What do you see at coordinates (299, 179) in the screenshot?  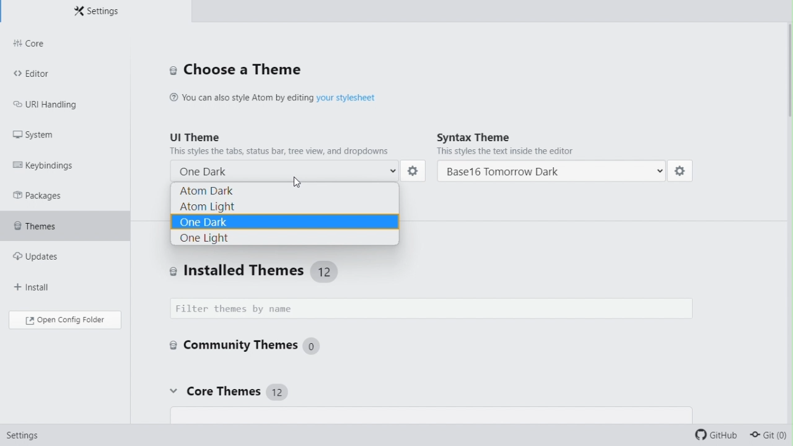 I see `cursor` at bounding box center [299, 179].